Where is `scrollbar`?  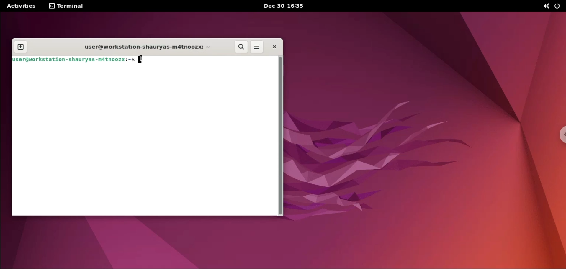
scrollbar is located at coordinates (282, 136).